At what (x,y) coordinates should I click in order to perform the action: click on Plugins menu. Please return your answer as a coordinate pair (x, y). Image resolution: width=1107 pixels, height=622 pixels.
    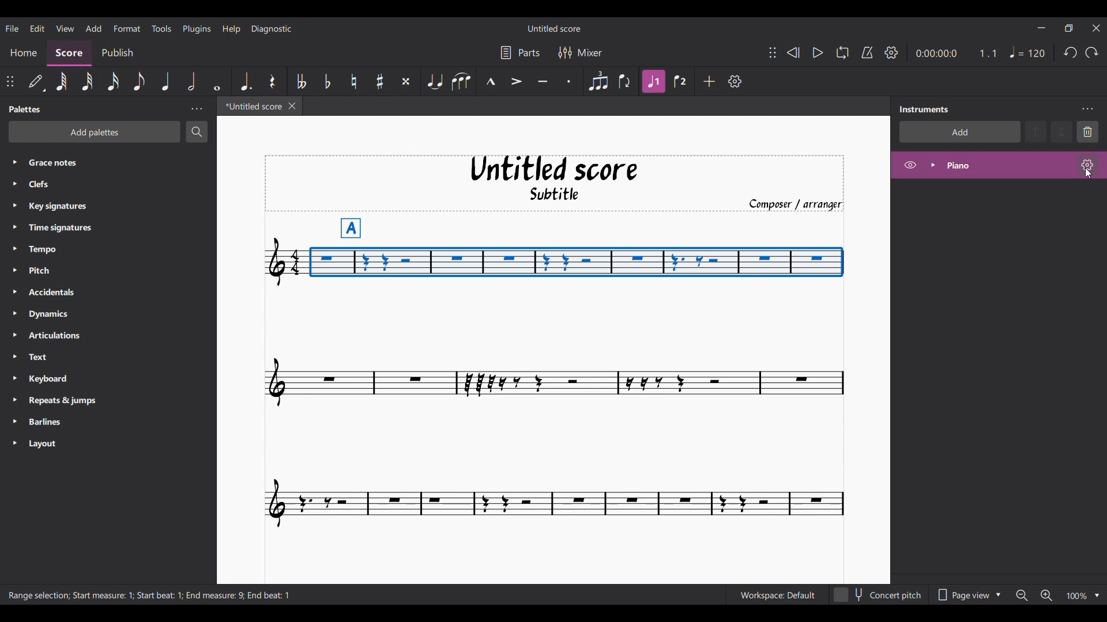
    Looking at the image, I should click on (198, 28).